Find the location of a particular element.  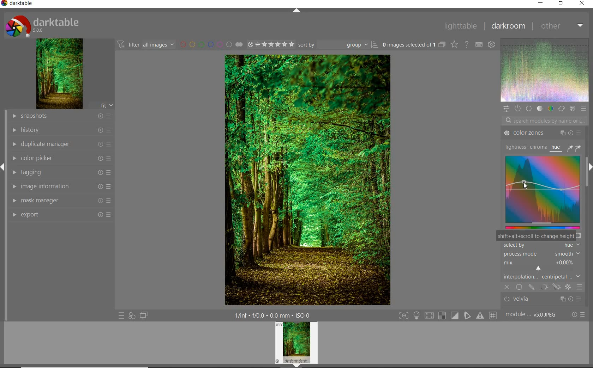

uniformly is located at coordinates (519, 287).